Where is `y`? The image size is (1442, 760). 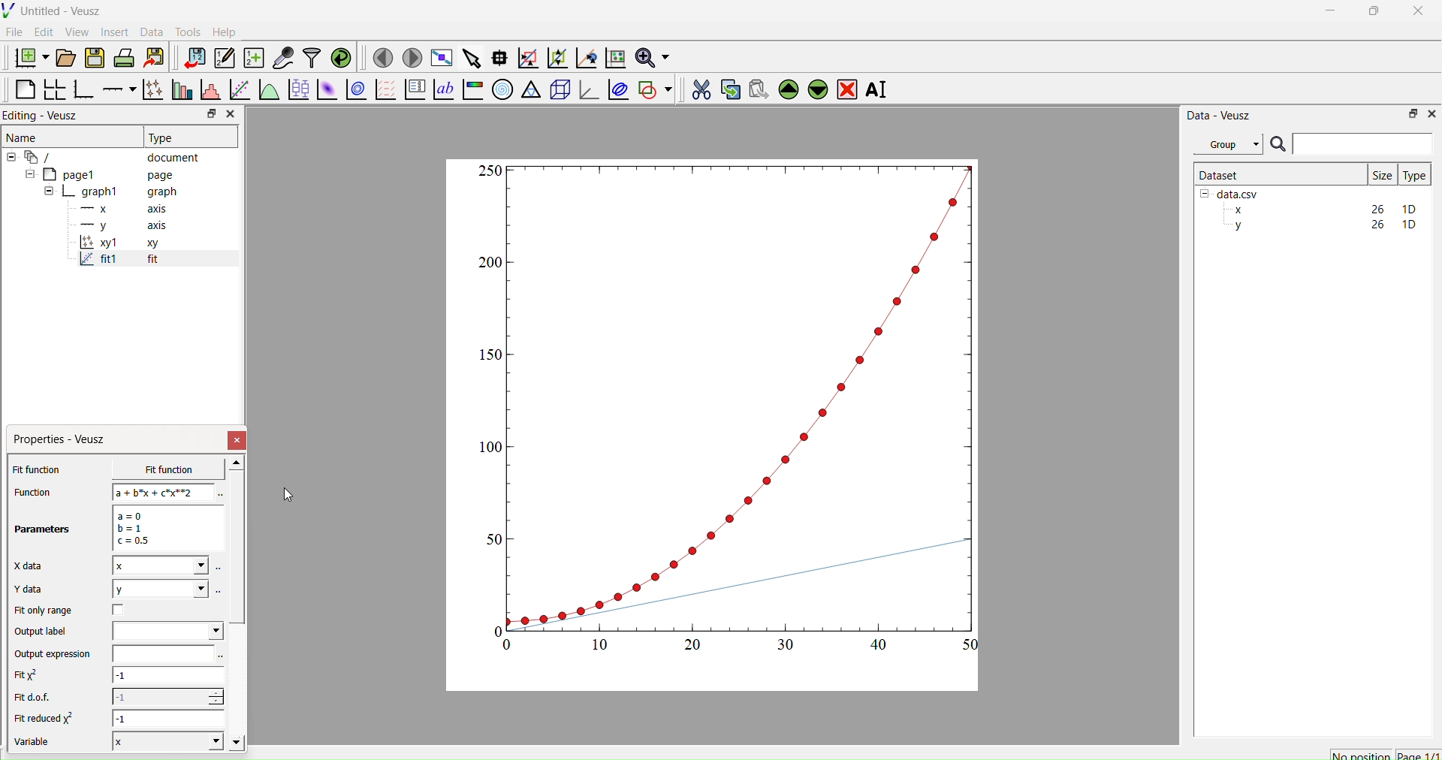
y is located at coordinates (159, 589).